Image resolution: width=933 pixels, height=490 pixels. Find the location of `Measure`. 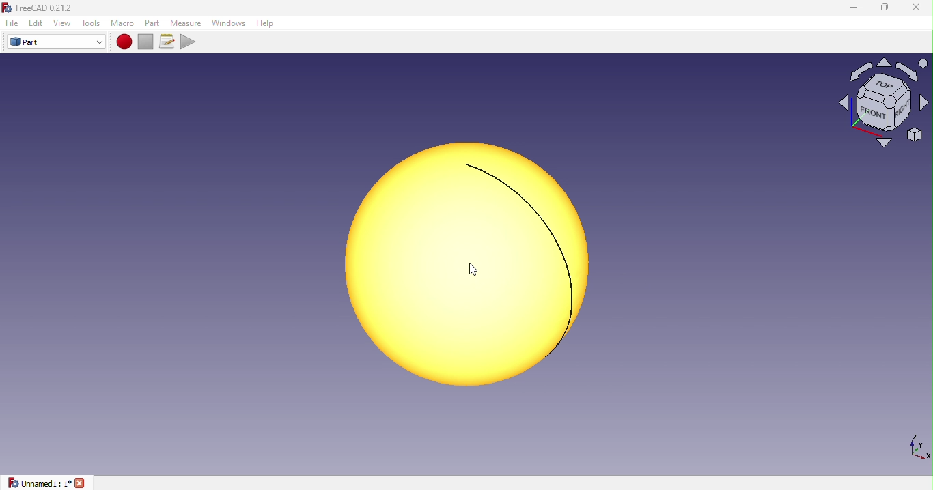

Measure is located at coordinates (186, 22).